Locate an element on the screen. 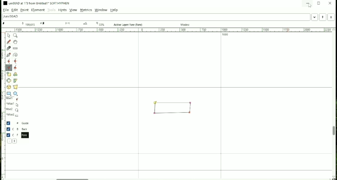  Maximize is located at coordinates (319, 3).